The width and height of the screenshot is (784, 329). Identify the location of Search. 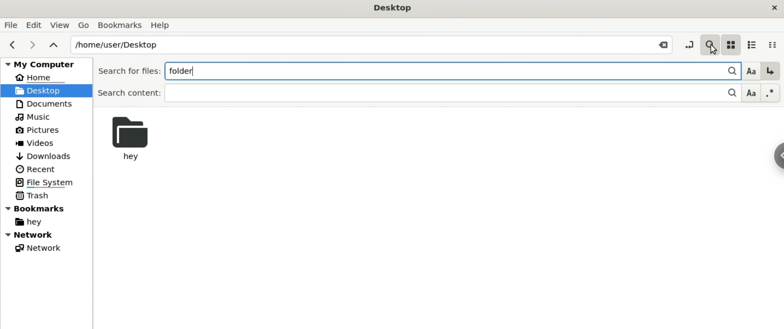
(727, 70).